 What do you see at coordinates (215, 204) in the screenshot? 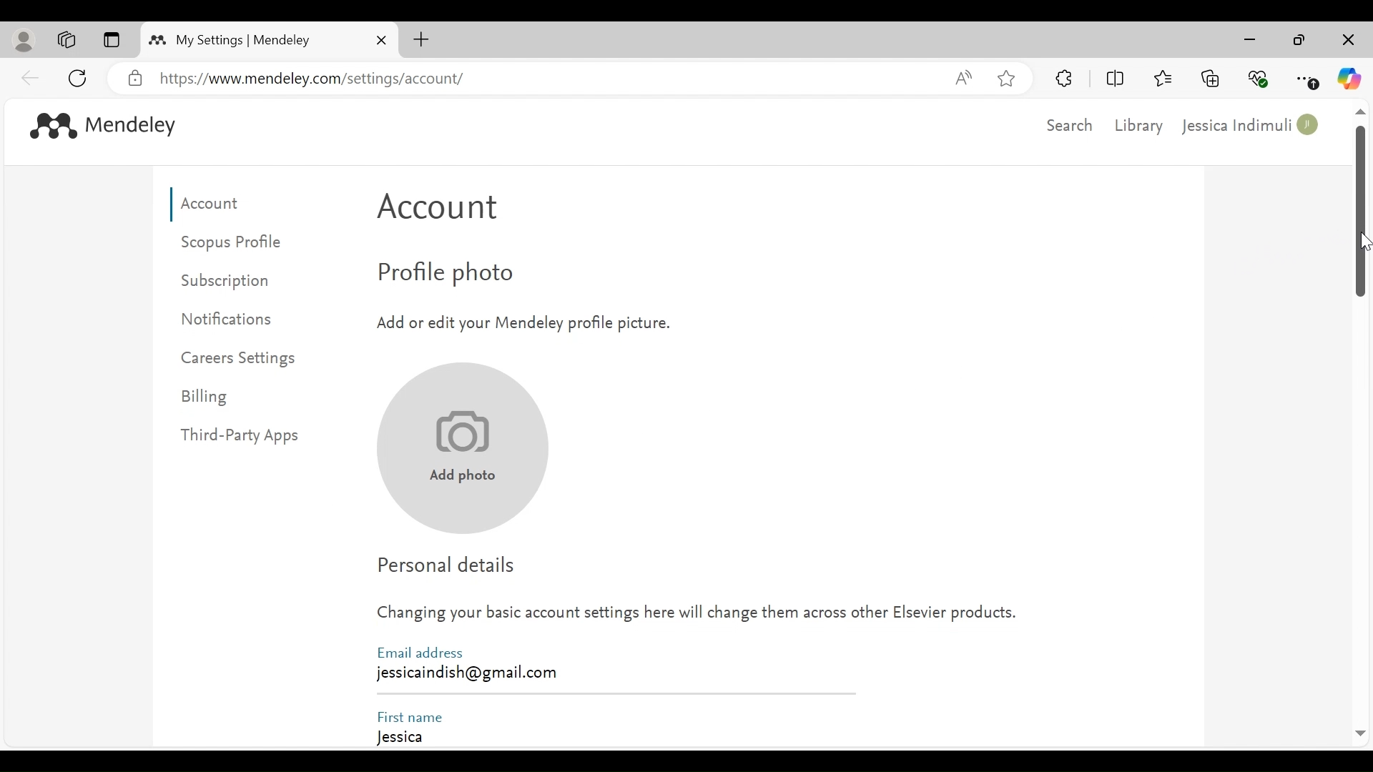
I see `Account` at bounding box center [215, 204].